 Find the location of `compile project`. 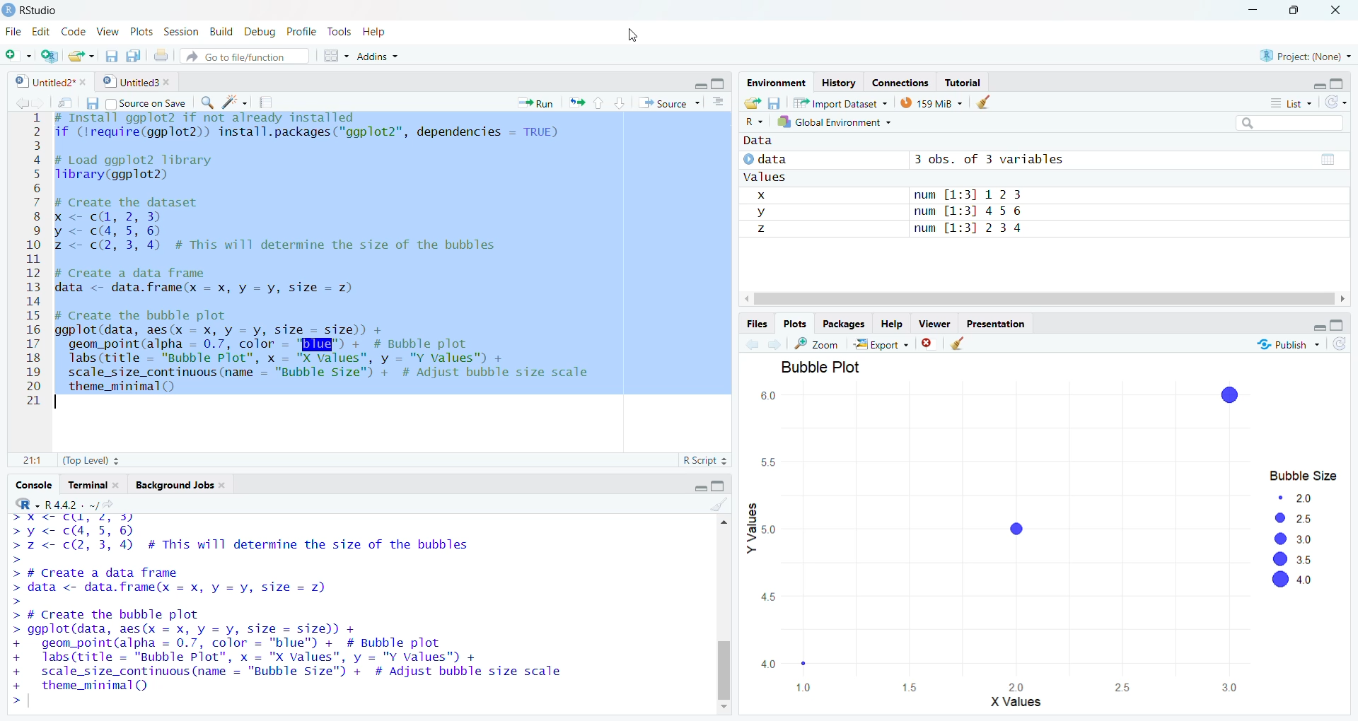

compile project is located at coordinates (272, 102).